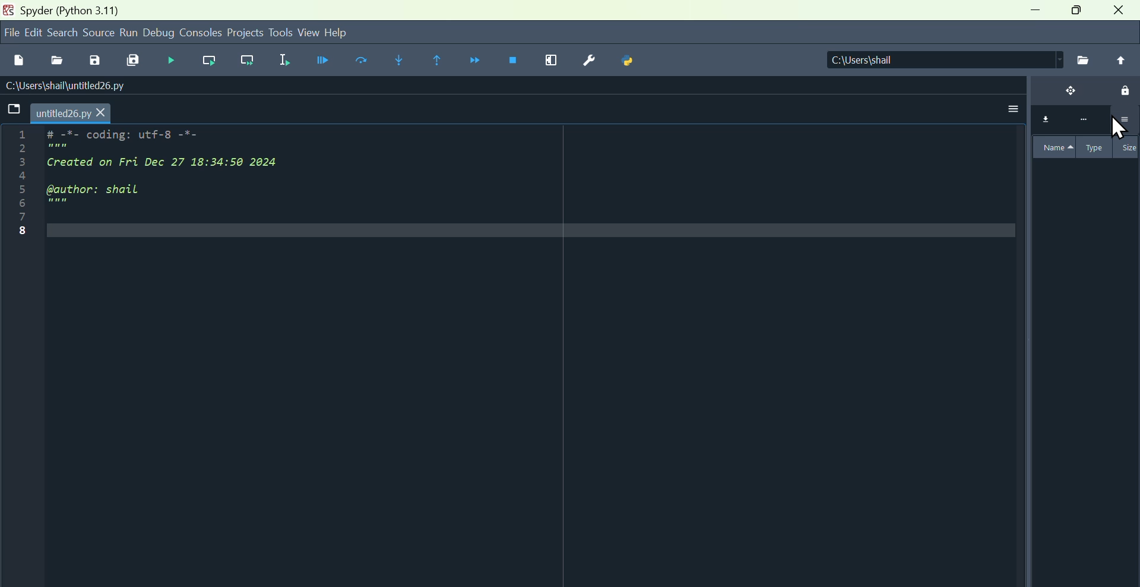 Image resolution: width=1140 pixels, height=587 pixels. I want to click on Step into function, so click(398, 60).